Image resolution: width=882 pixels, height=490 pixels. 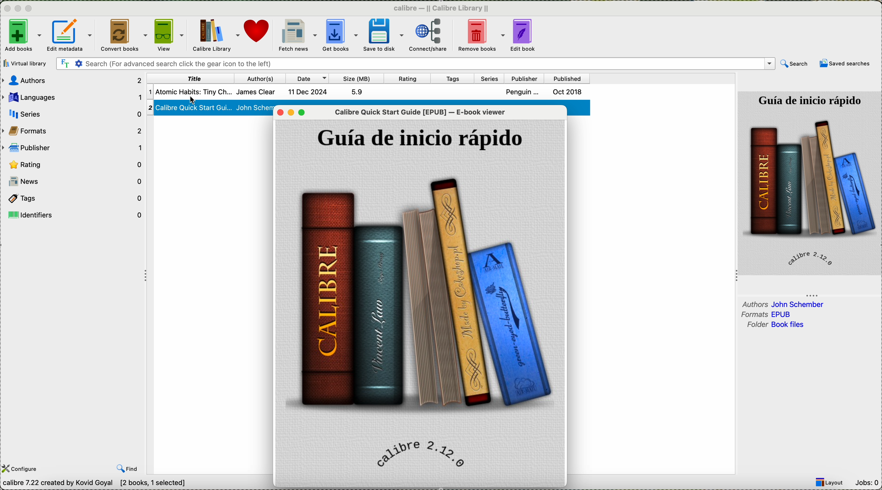 I want to click on Atomic habit James clear, so click(x=375, y=91).